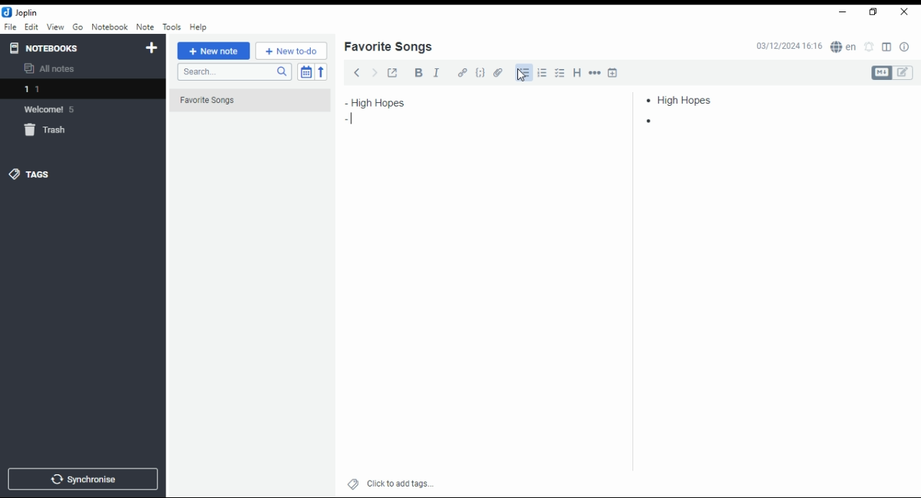  What do you see at coordinates (22, 12) in the screenshot?
I see `icon` at bounding box center [22, 12].